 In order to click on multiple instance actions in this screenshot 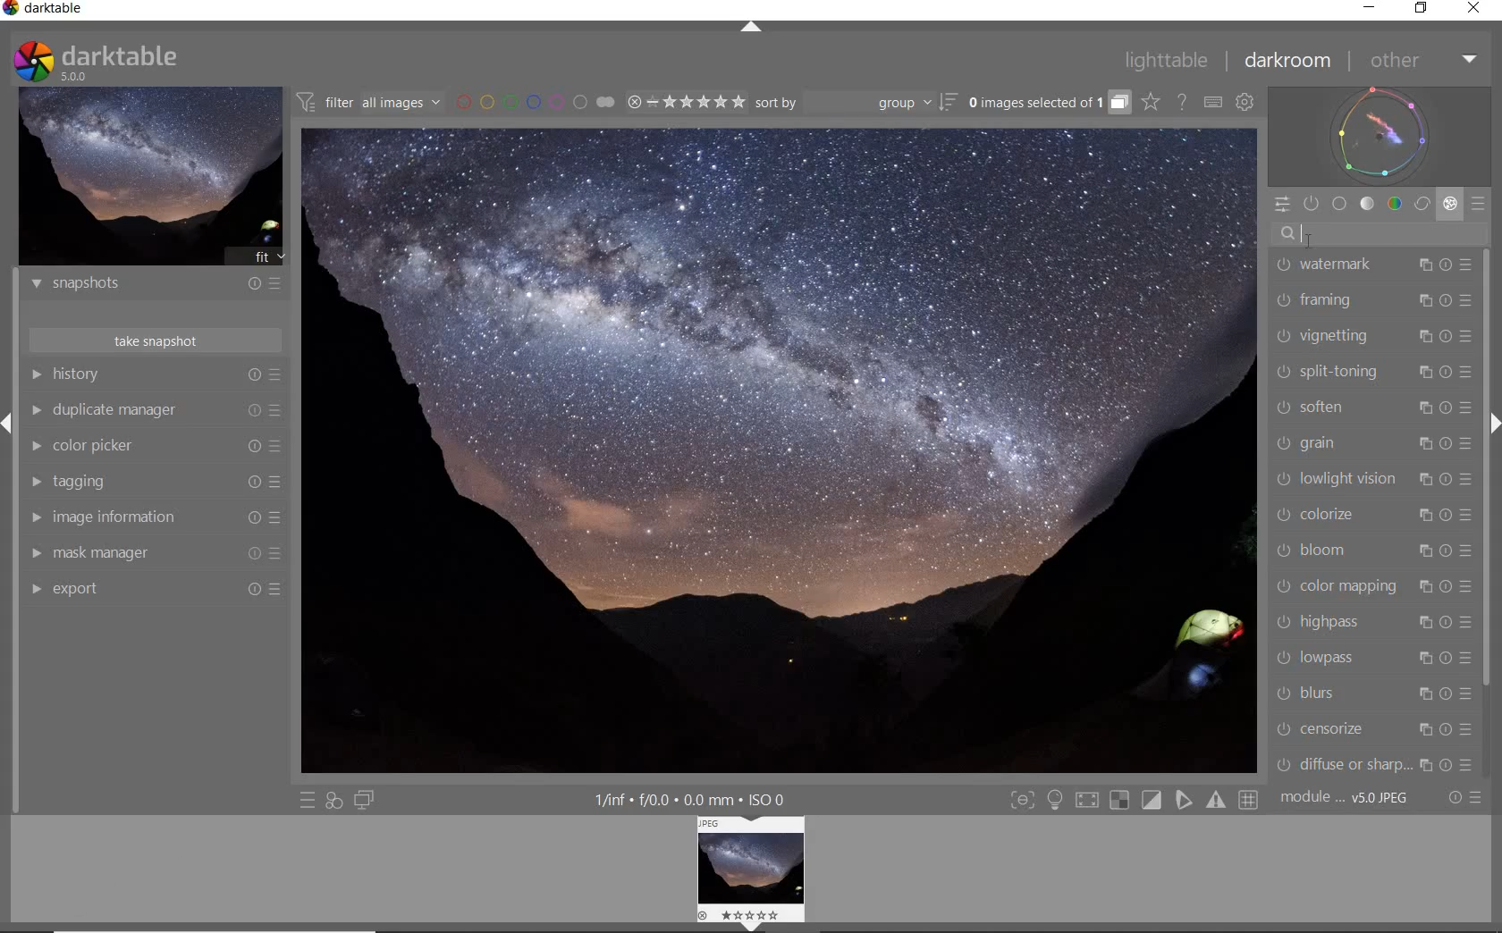, I will do `click(1425, 584)`.